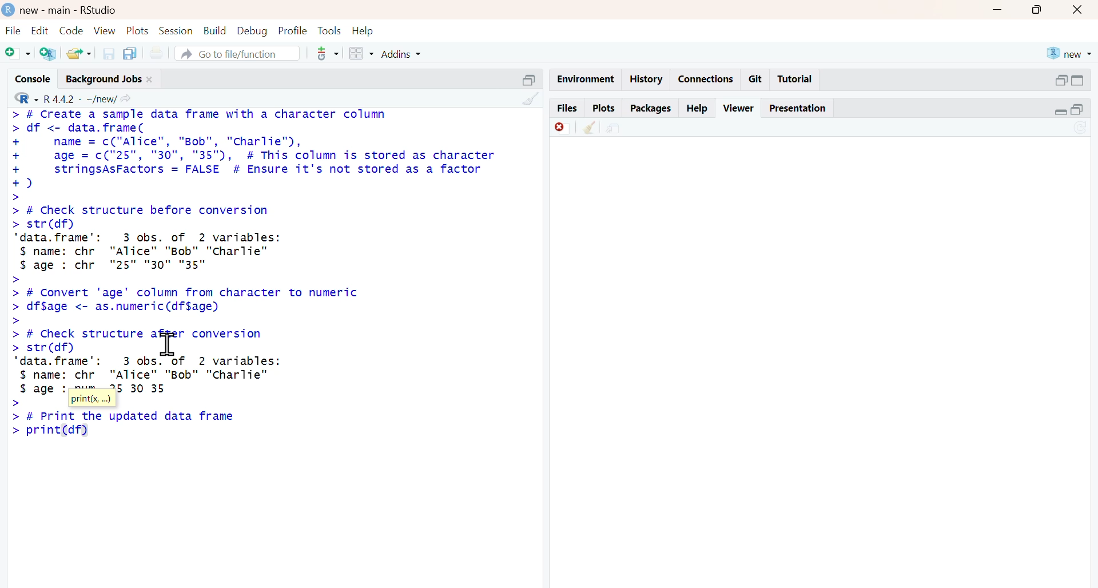 This screenshot has width=1098, height=588. I want to click on Clean , so click(590, 127).